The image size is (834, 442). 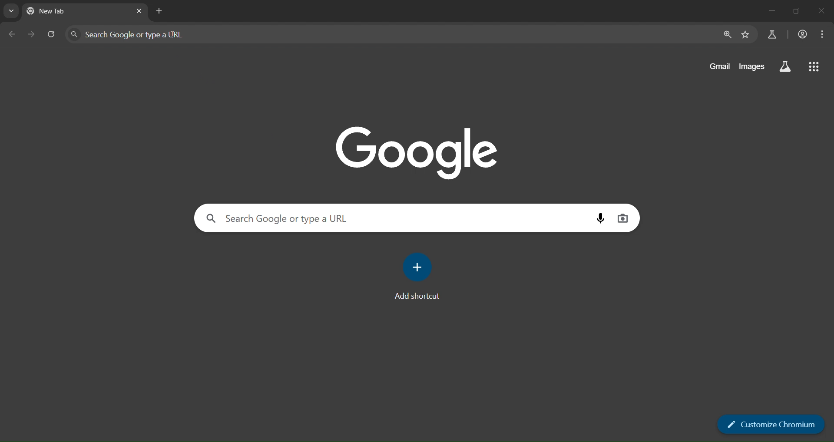 What do you see at coordinates (392, 217) in the screenshot?
I see `Search Google or type a URL` at bounding box center [392, 217].